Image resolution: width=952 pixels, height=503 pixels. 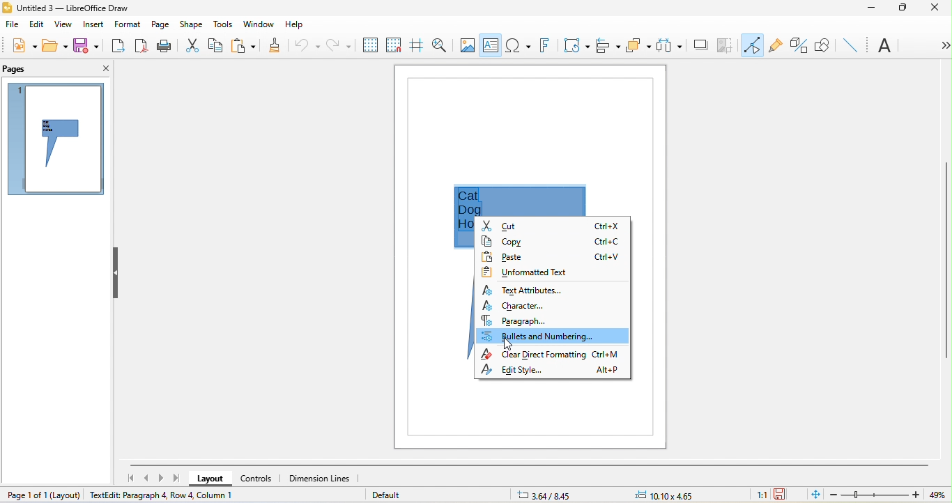 What do you see at coordinates (543, 47) in the screenshot?
I see `fontwork text` at bounding box center [543, 47].